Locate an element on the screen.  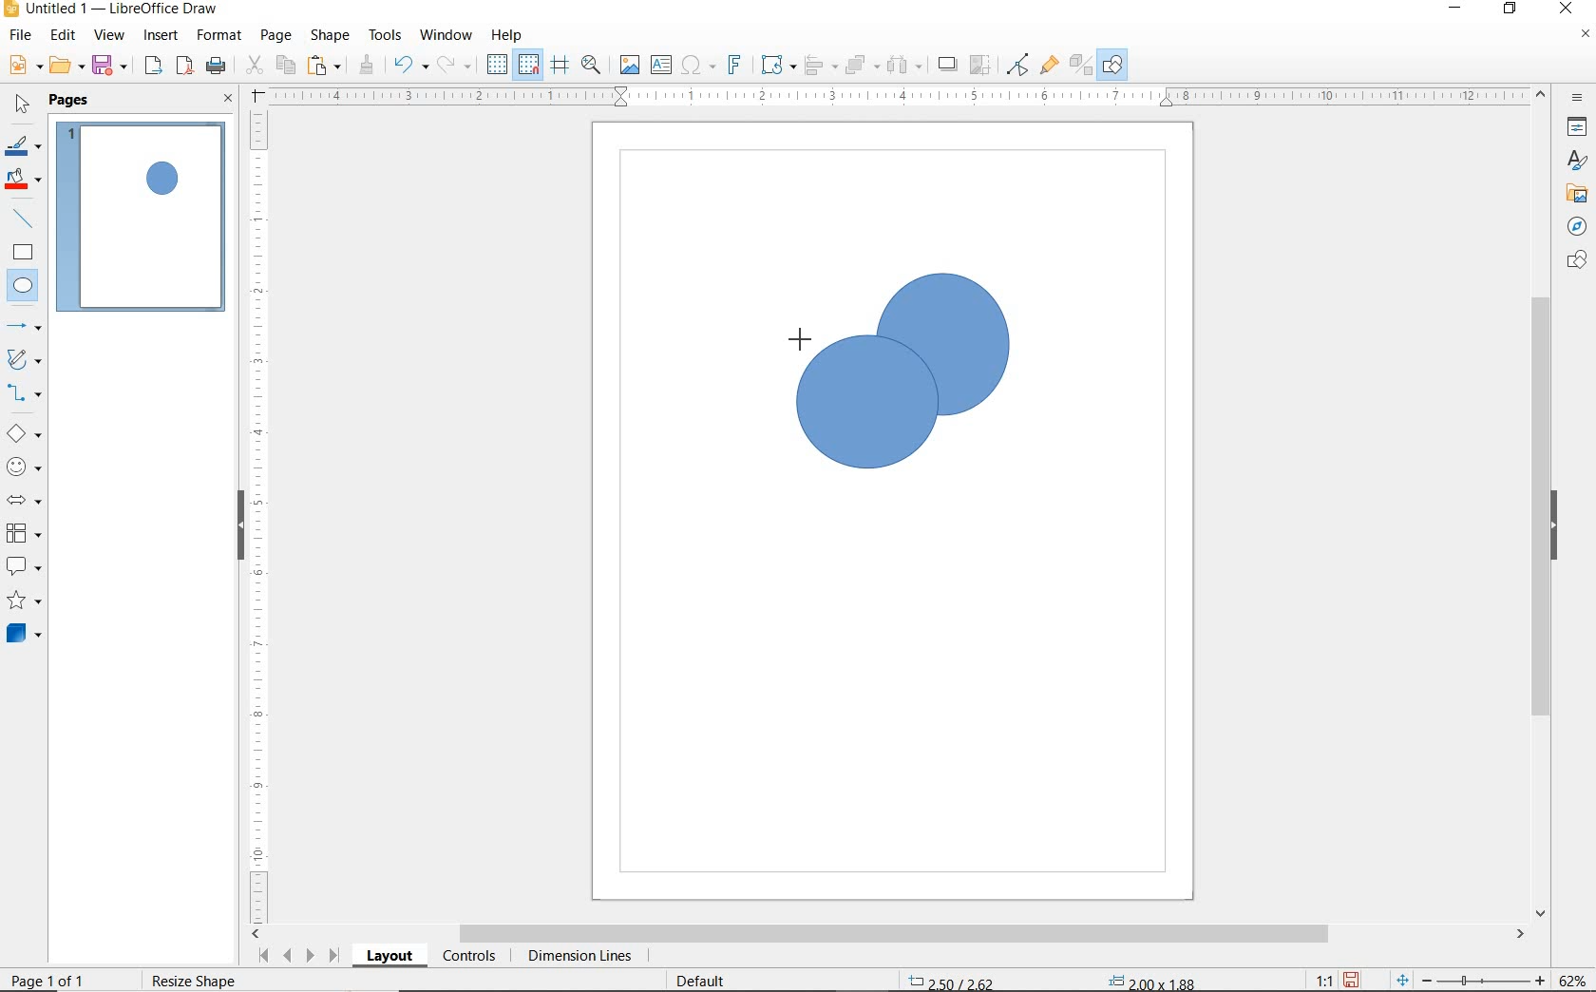
CONTROLS is located at coordinates (471, 958).